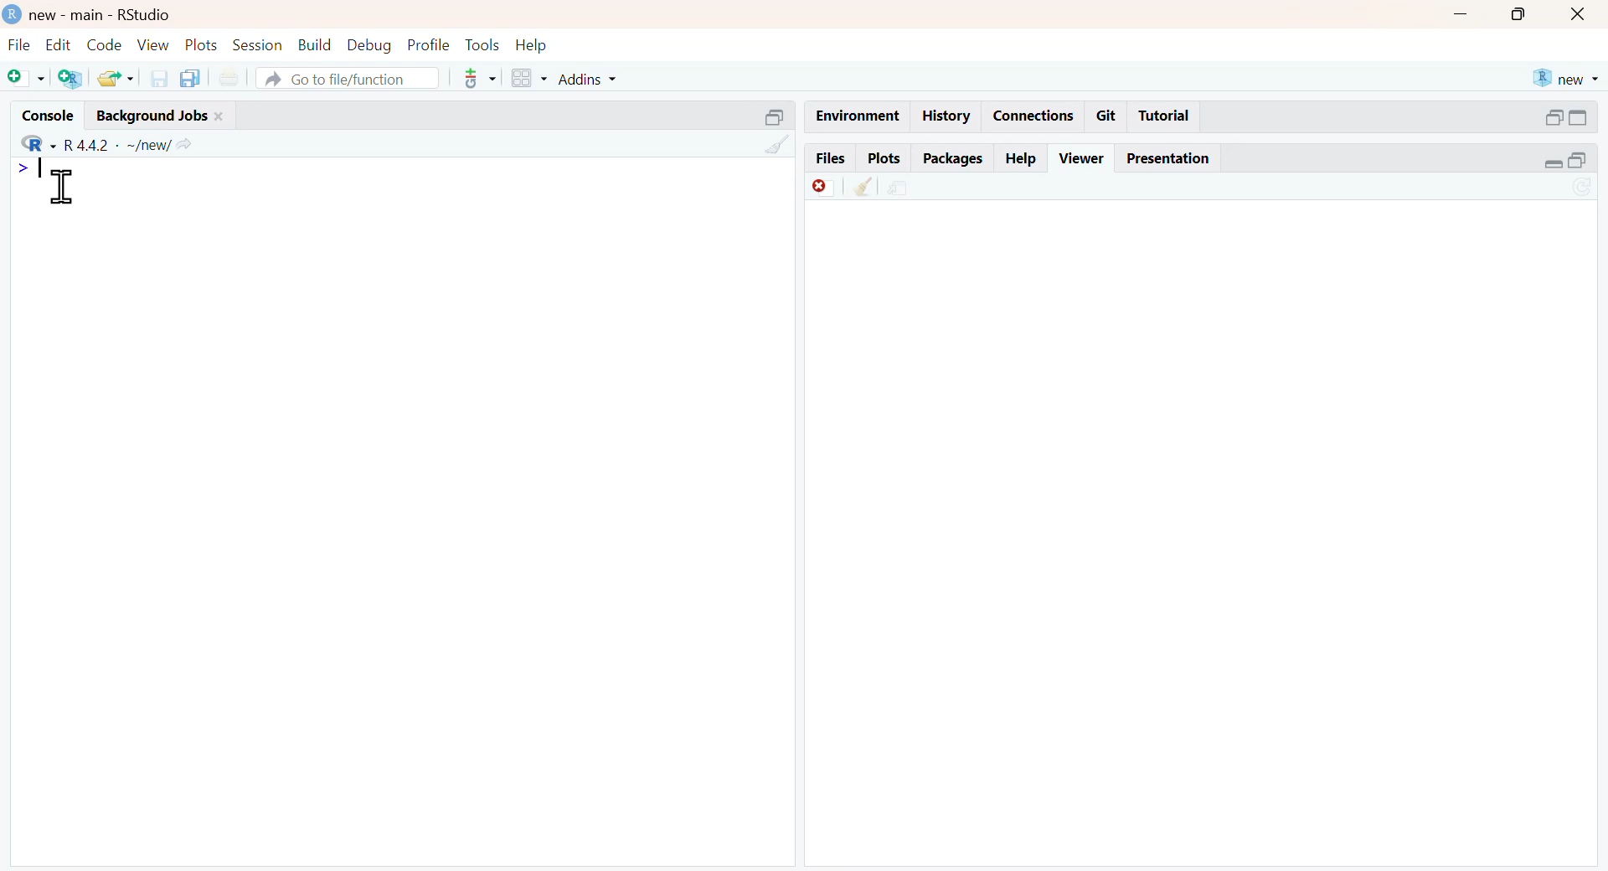  What do you see at coordinates (190, 78) in the screenshot?
I see `copy` at bounding box center [190, 78].